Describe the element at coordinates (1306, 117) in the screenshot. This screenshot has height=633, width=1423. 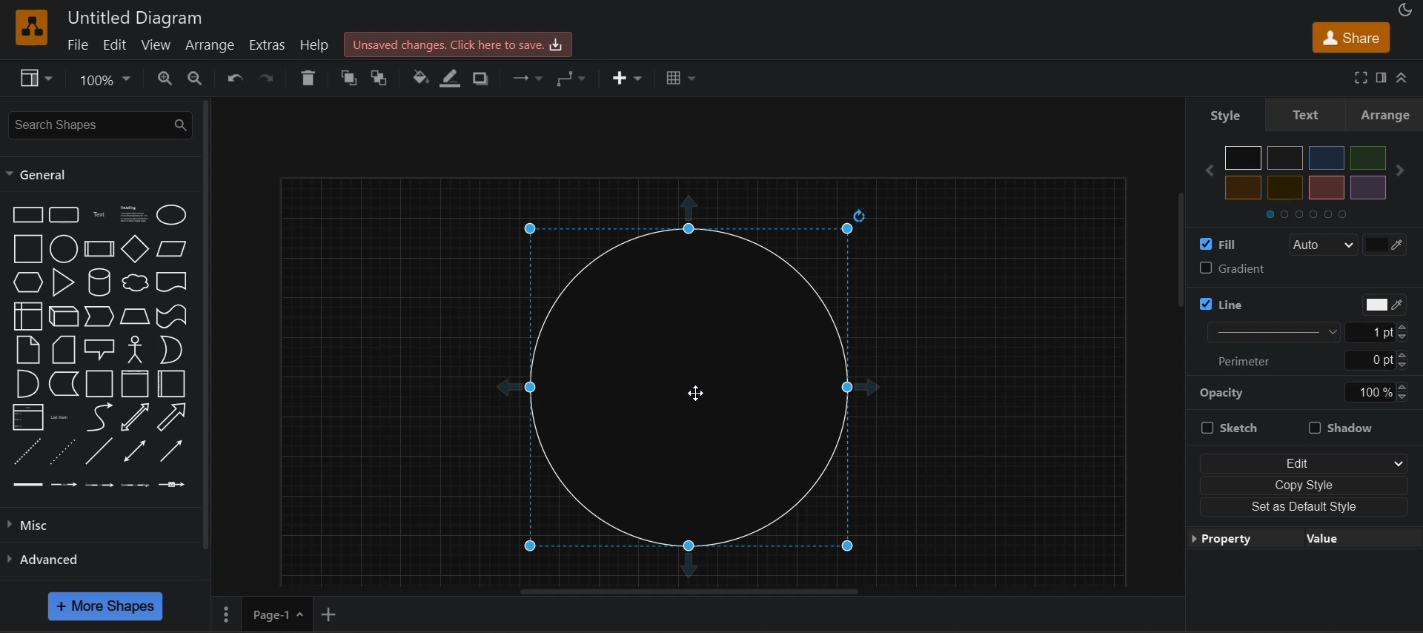
I see `text ` at that location.